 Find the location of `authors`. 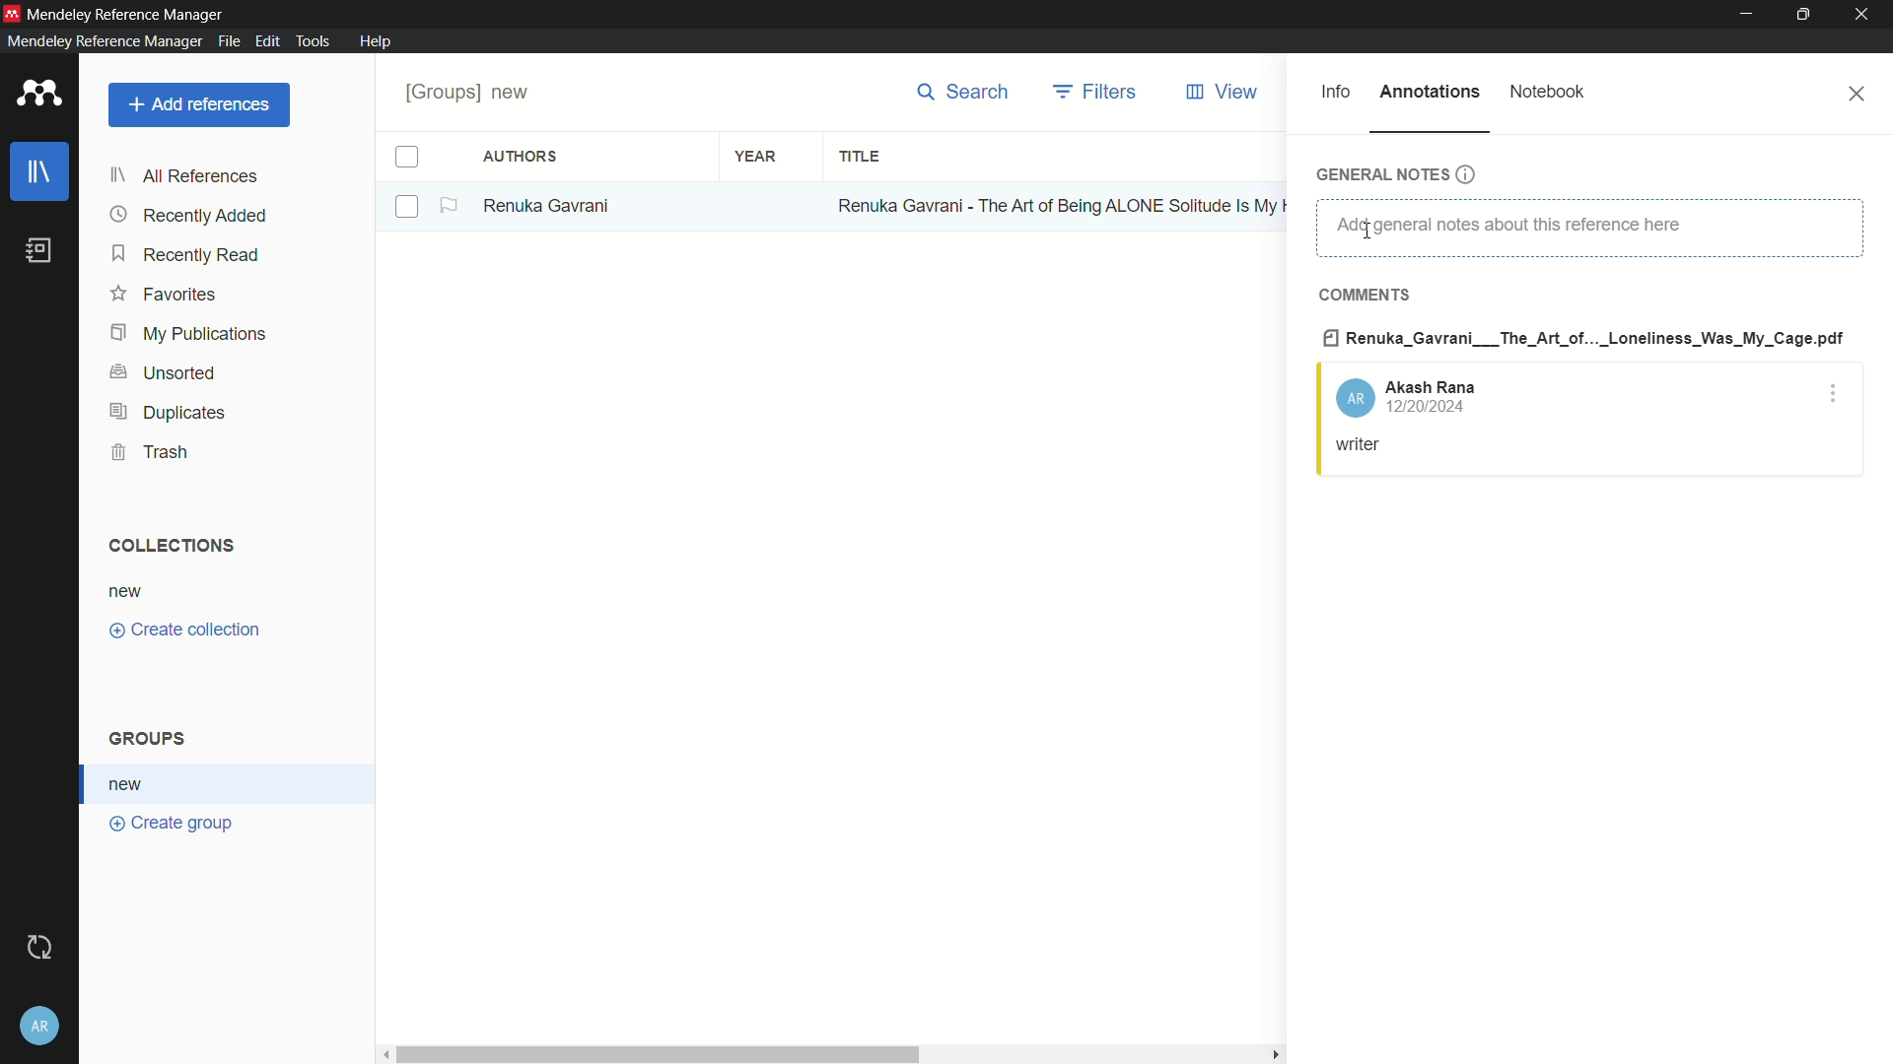

authors is located at coordinates (523, 158).